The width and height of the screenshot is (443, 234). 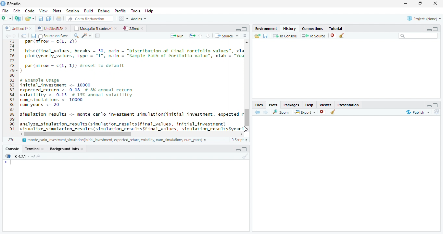 I want to click on Search, so click(x=418, y=36).